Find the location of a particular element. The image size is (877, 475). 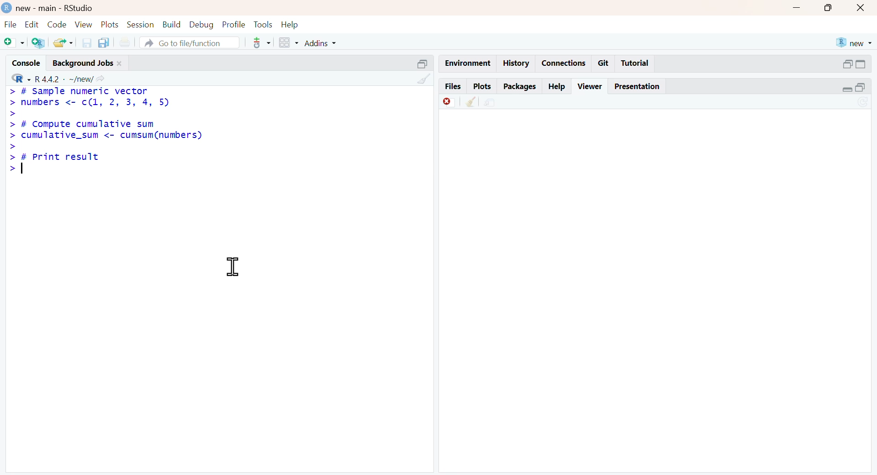

grid is located at coordinates (289, 42).